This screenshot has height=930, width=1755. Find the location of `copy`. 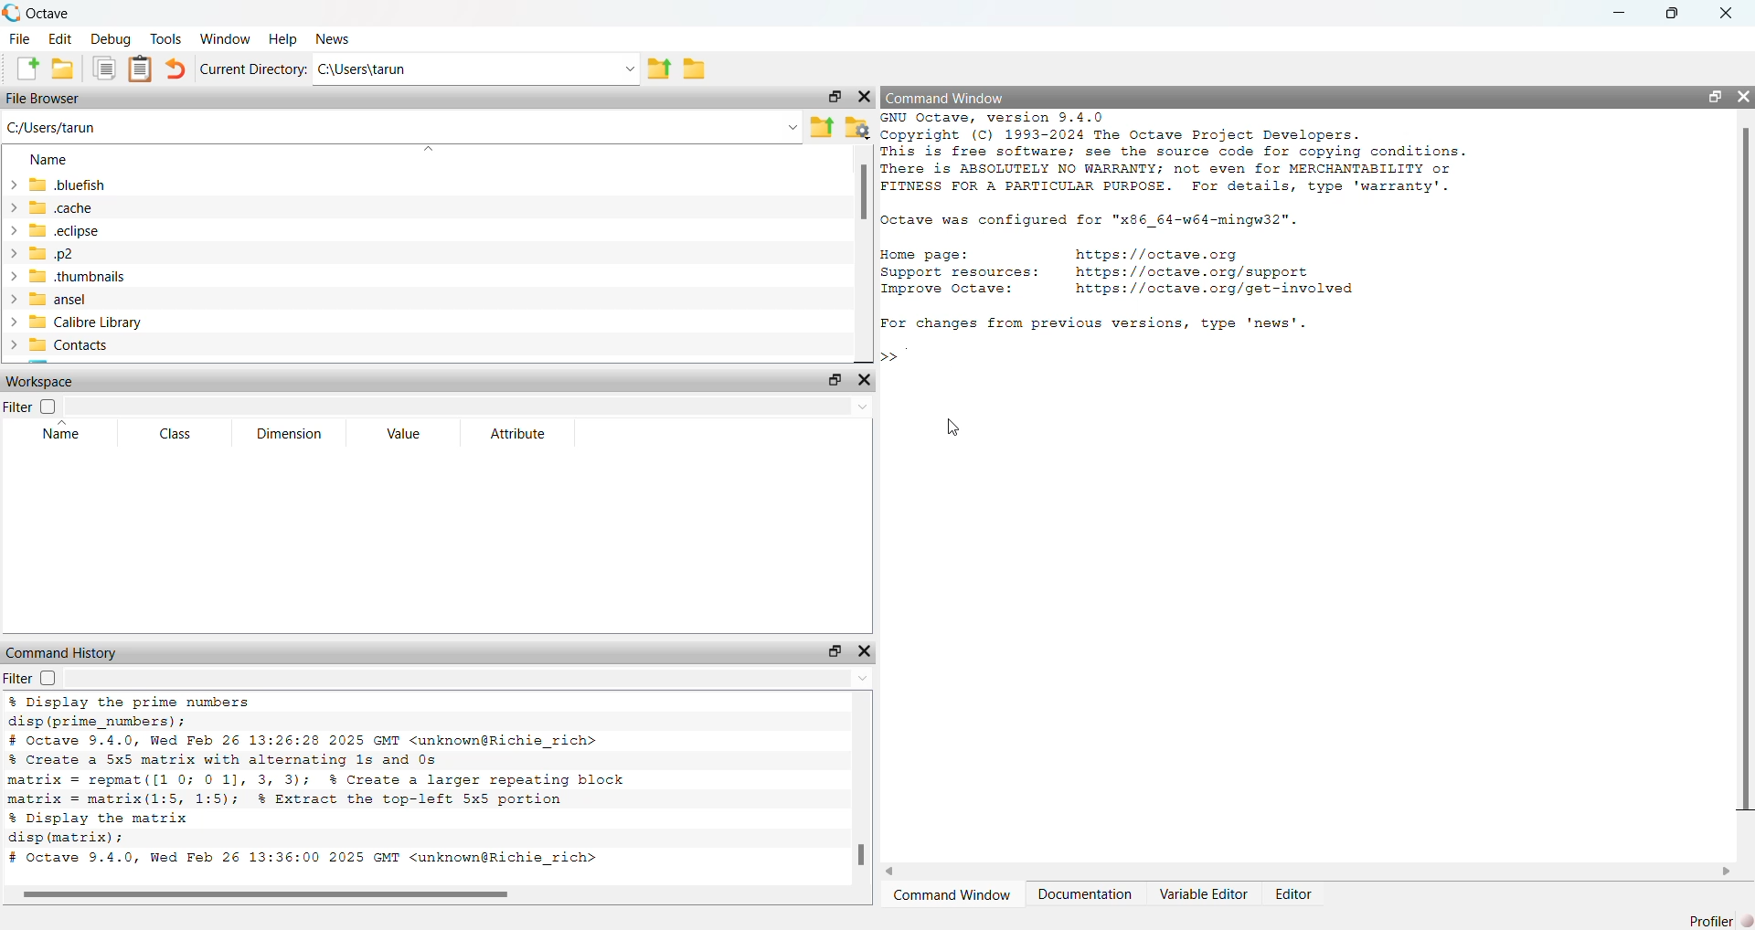

copy is located at coordinates (105, 70).